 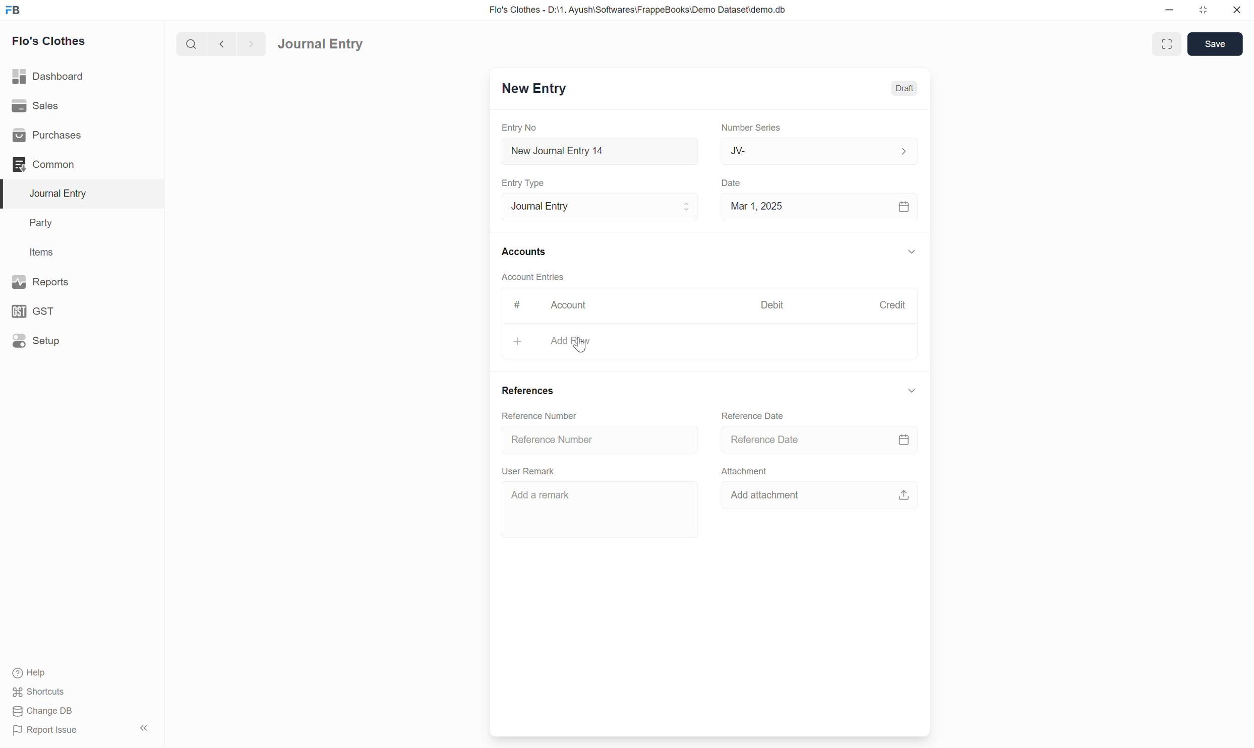 What do you see at coordinates (534, 87) in the screenshot?
I see `New Entry` at bounding box center [534, 87].